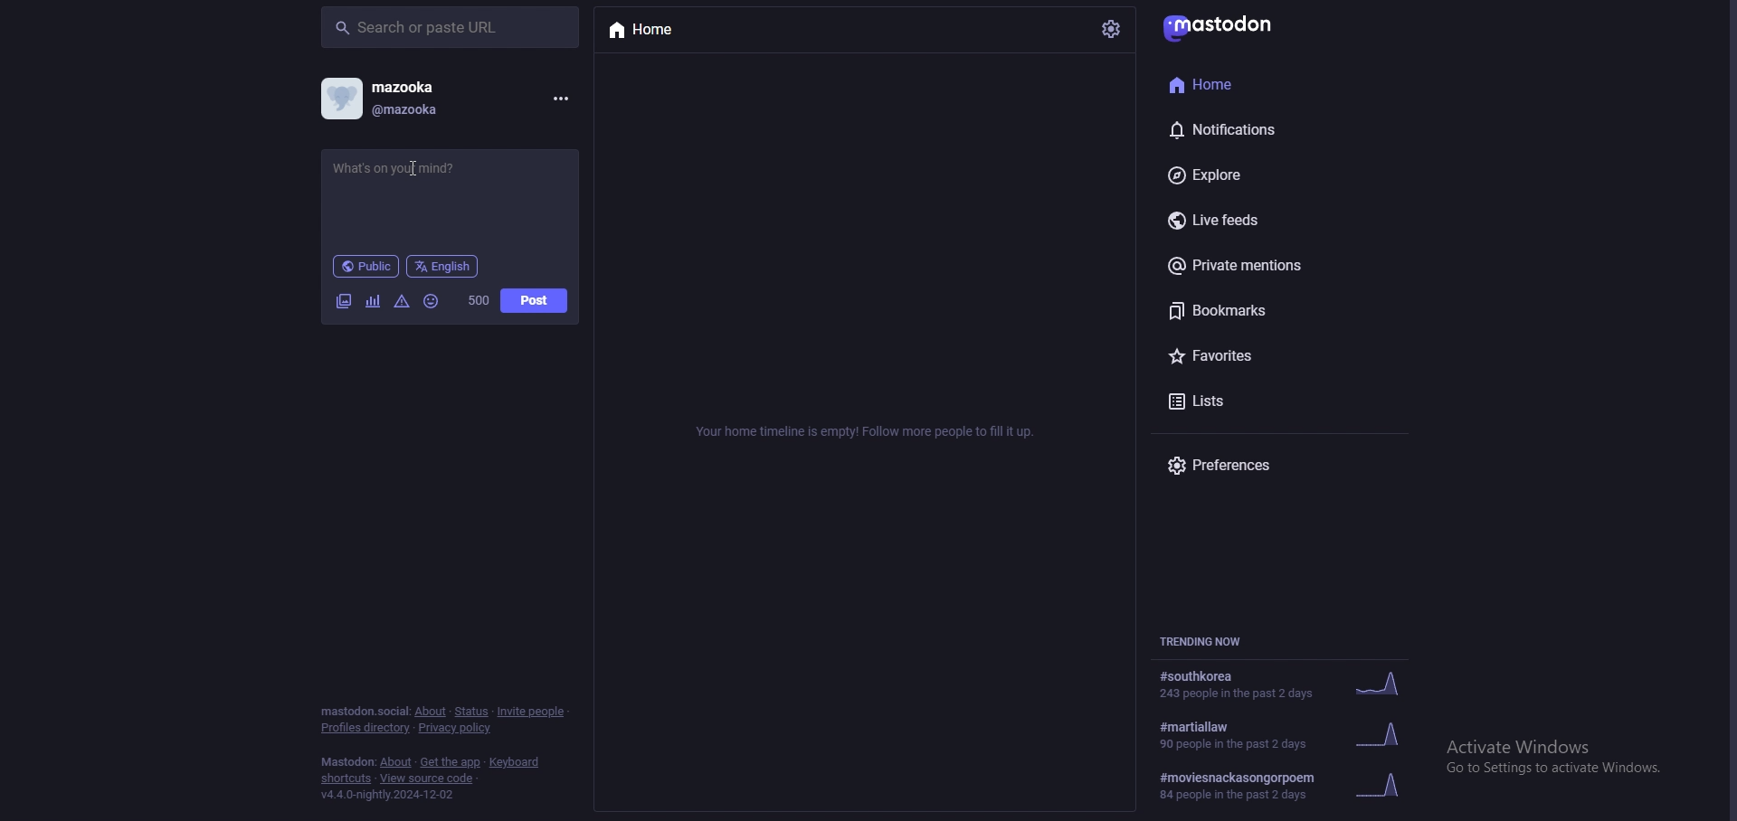 This screenshot has width=1737, height=821. Describe the element at coordinates (1253, 356) in the screenshot. I see `favorites` at that location.